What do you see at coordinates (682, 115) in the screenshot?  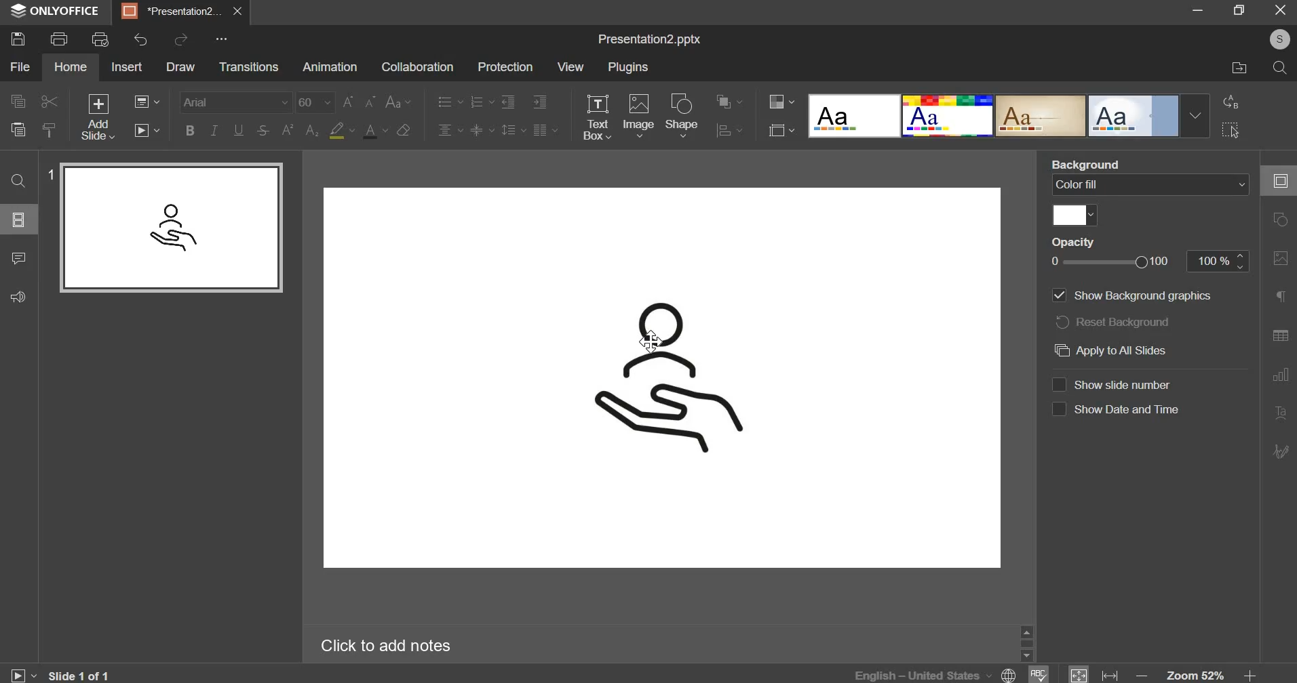 I see `shapes` at bounding box center [682, 115].